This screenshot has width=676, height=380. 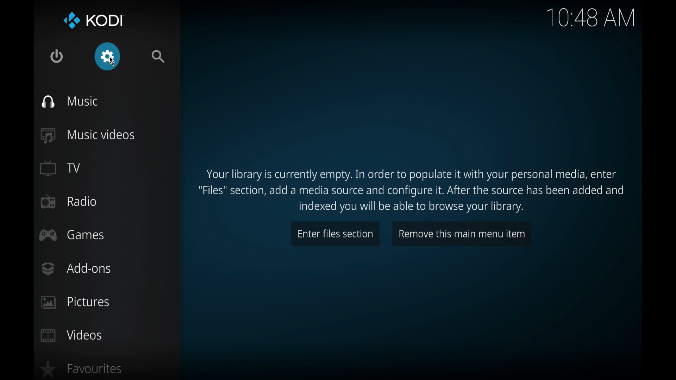 What do you see at coordinates (57, 56) in the screenshot?
I see `kodi quit` at bounding box center [57, 56].